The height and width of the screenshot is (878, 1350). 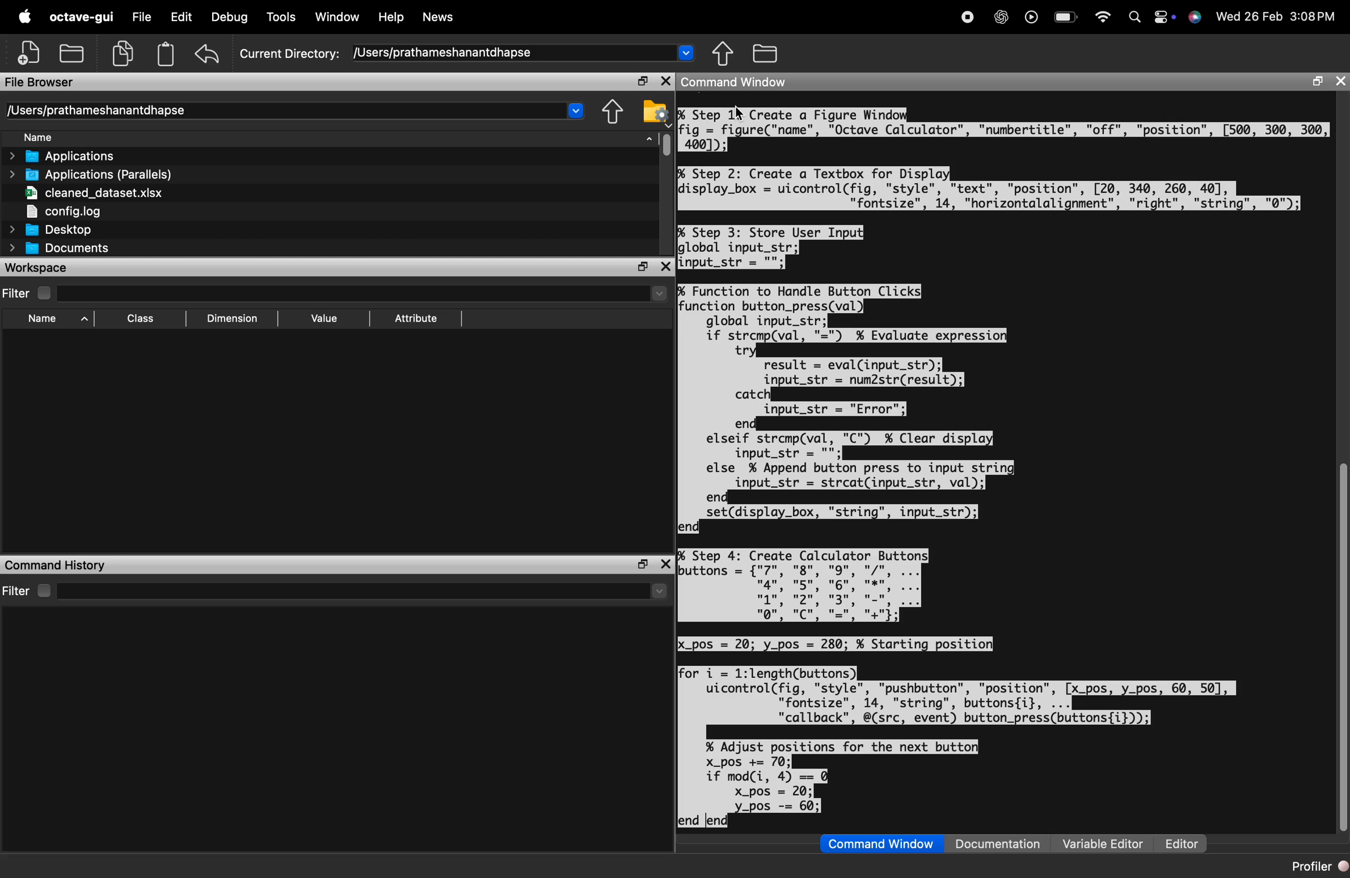 What do you see at coordinates (91, 174) in the screenshot?
I see `Applications (Parallels)` at bounding box center [91, 174].